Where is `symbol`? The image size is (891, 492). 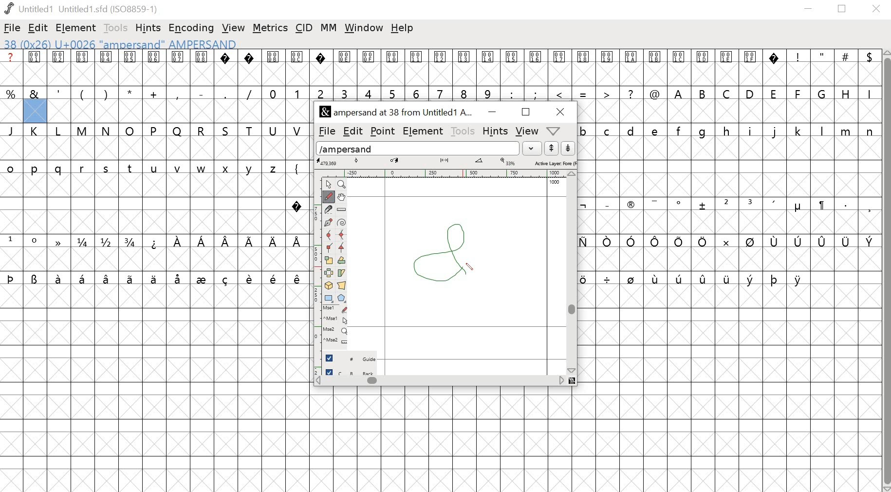 symbol is located at coordinates (750, 278).